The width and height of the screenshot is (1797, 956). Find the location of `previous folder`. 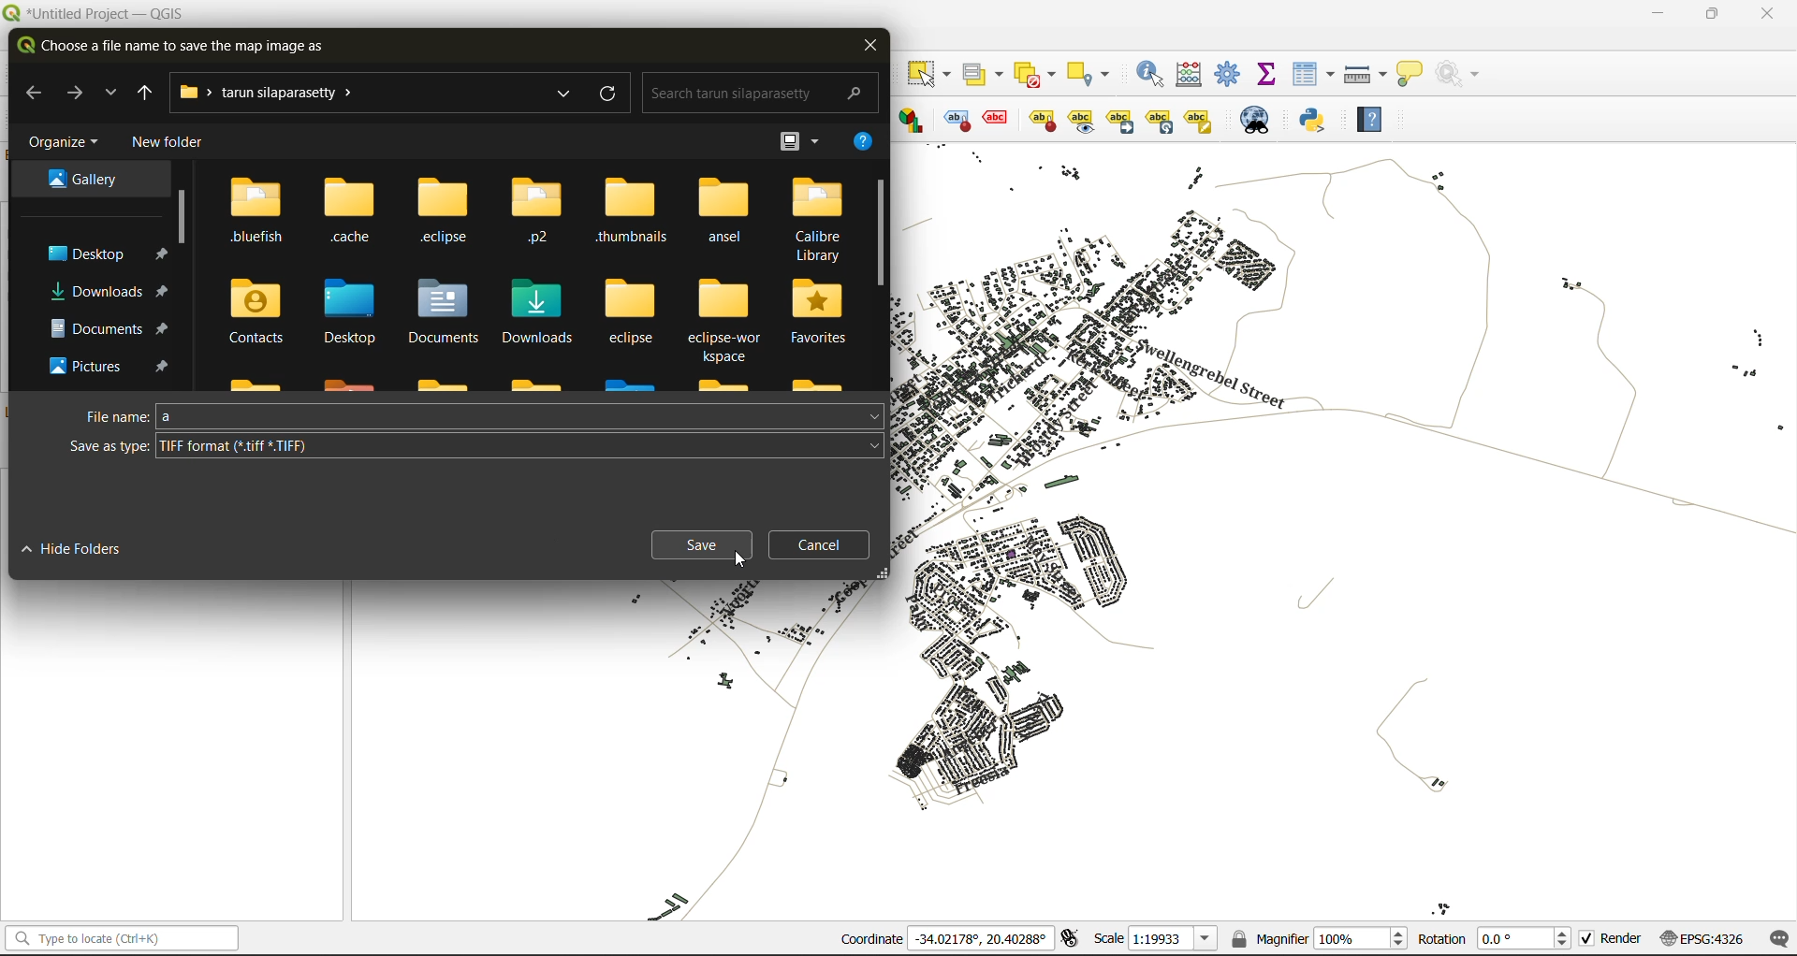

previous folder is located at coordinates (139, 93).